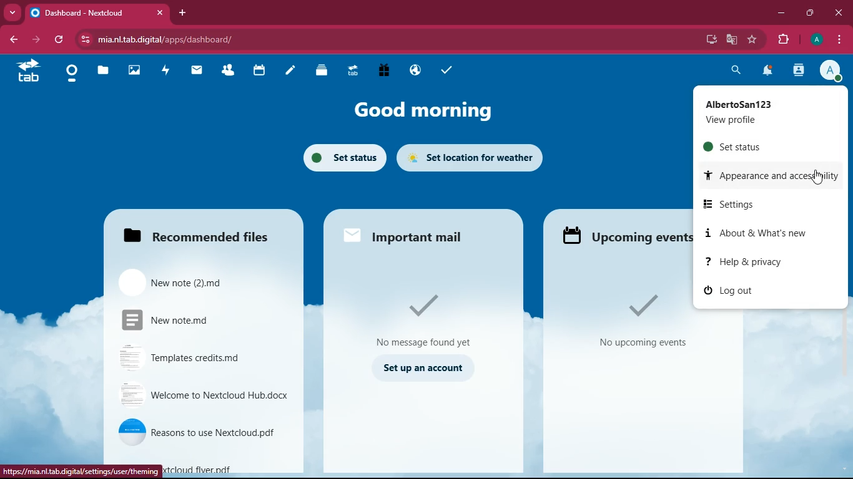 The width and height of the screenshot is (853, 479). What do you see at coordinates (102, 72) in the screenshot?
I see `files` at bounding box center [102, 72].